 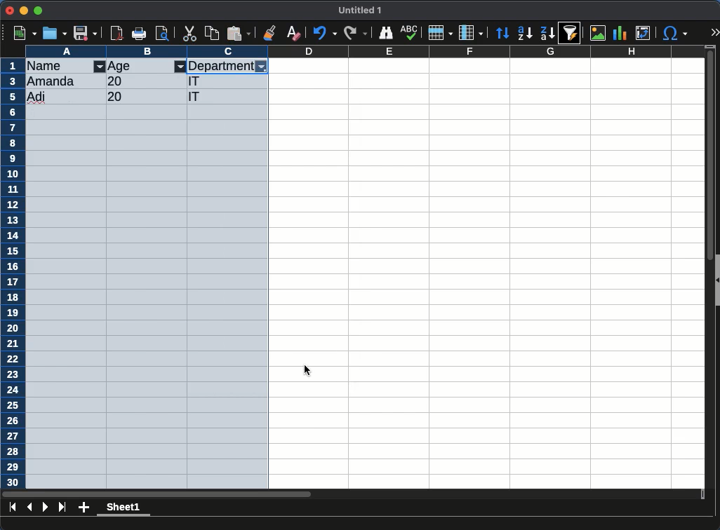 What do you see at coordinates (124, 509) in the screenshot?
I see `sheet 1` at bounding box center [124, 509].